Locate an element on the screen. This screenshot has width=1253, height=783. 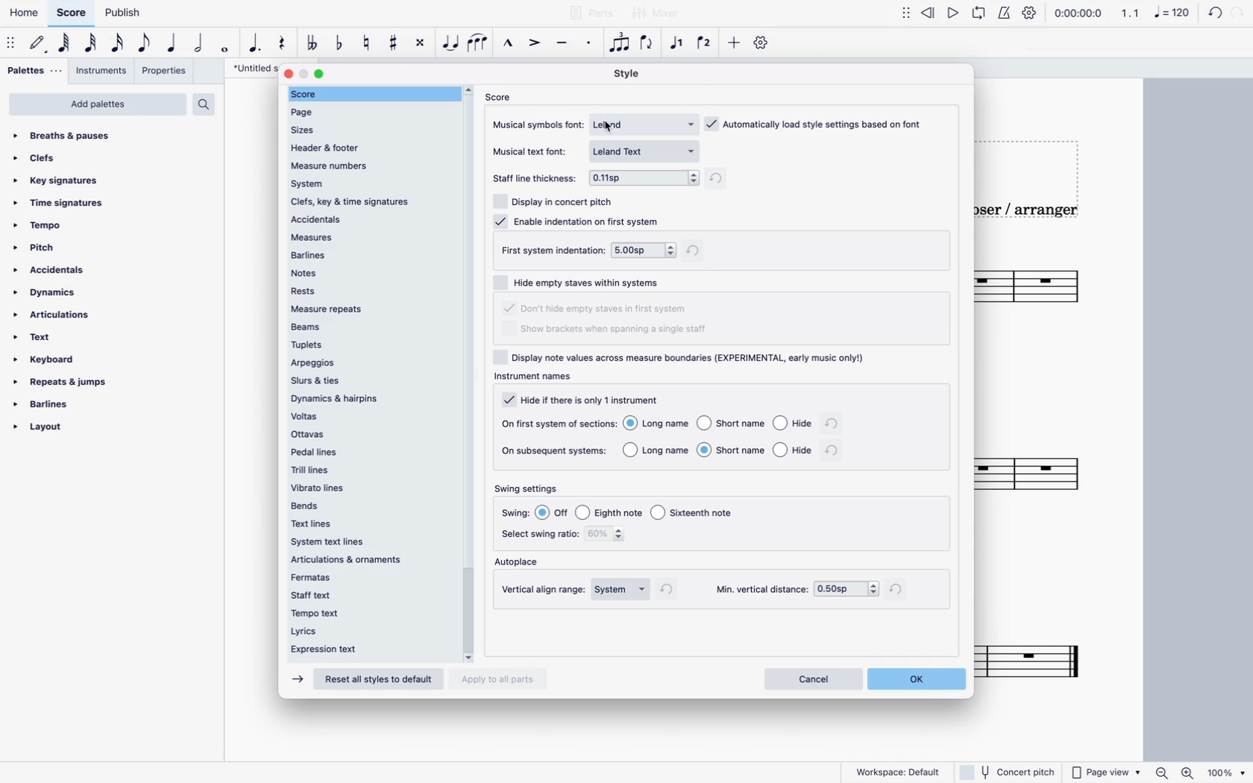
refresh is located at coordinates (720, 180).